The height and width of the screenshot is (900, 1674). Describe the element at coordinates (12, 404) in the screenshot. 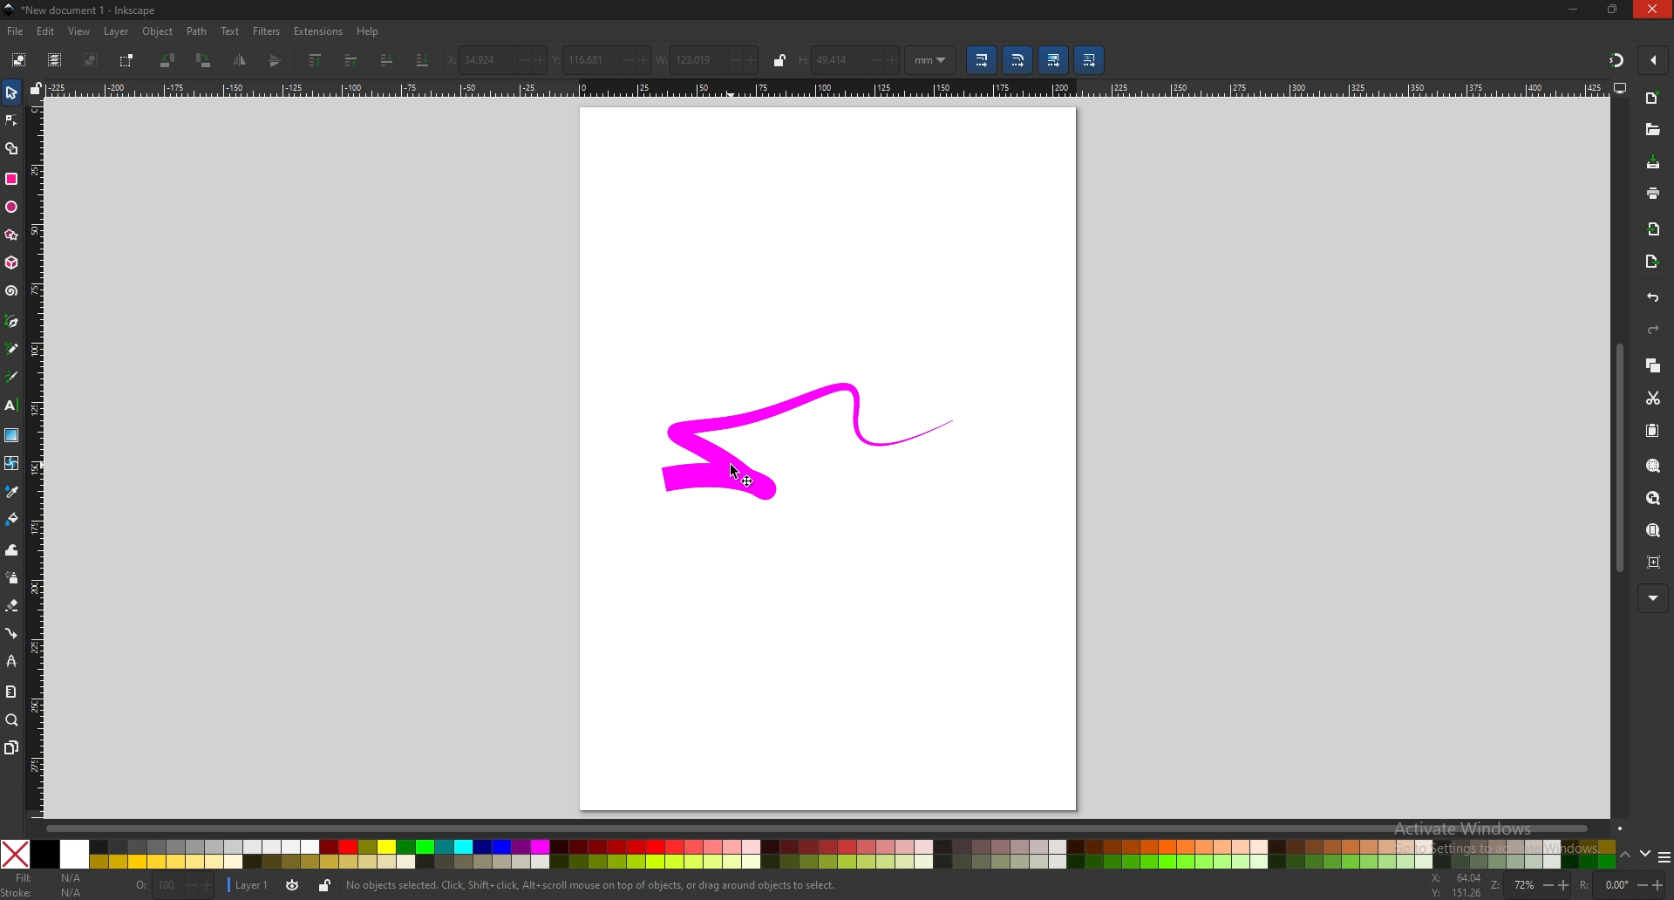

I see `text` at that location.